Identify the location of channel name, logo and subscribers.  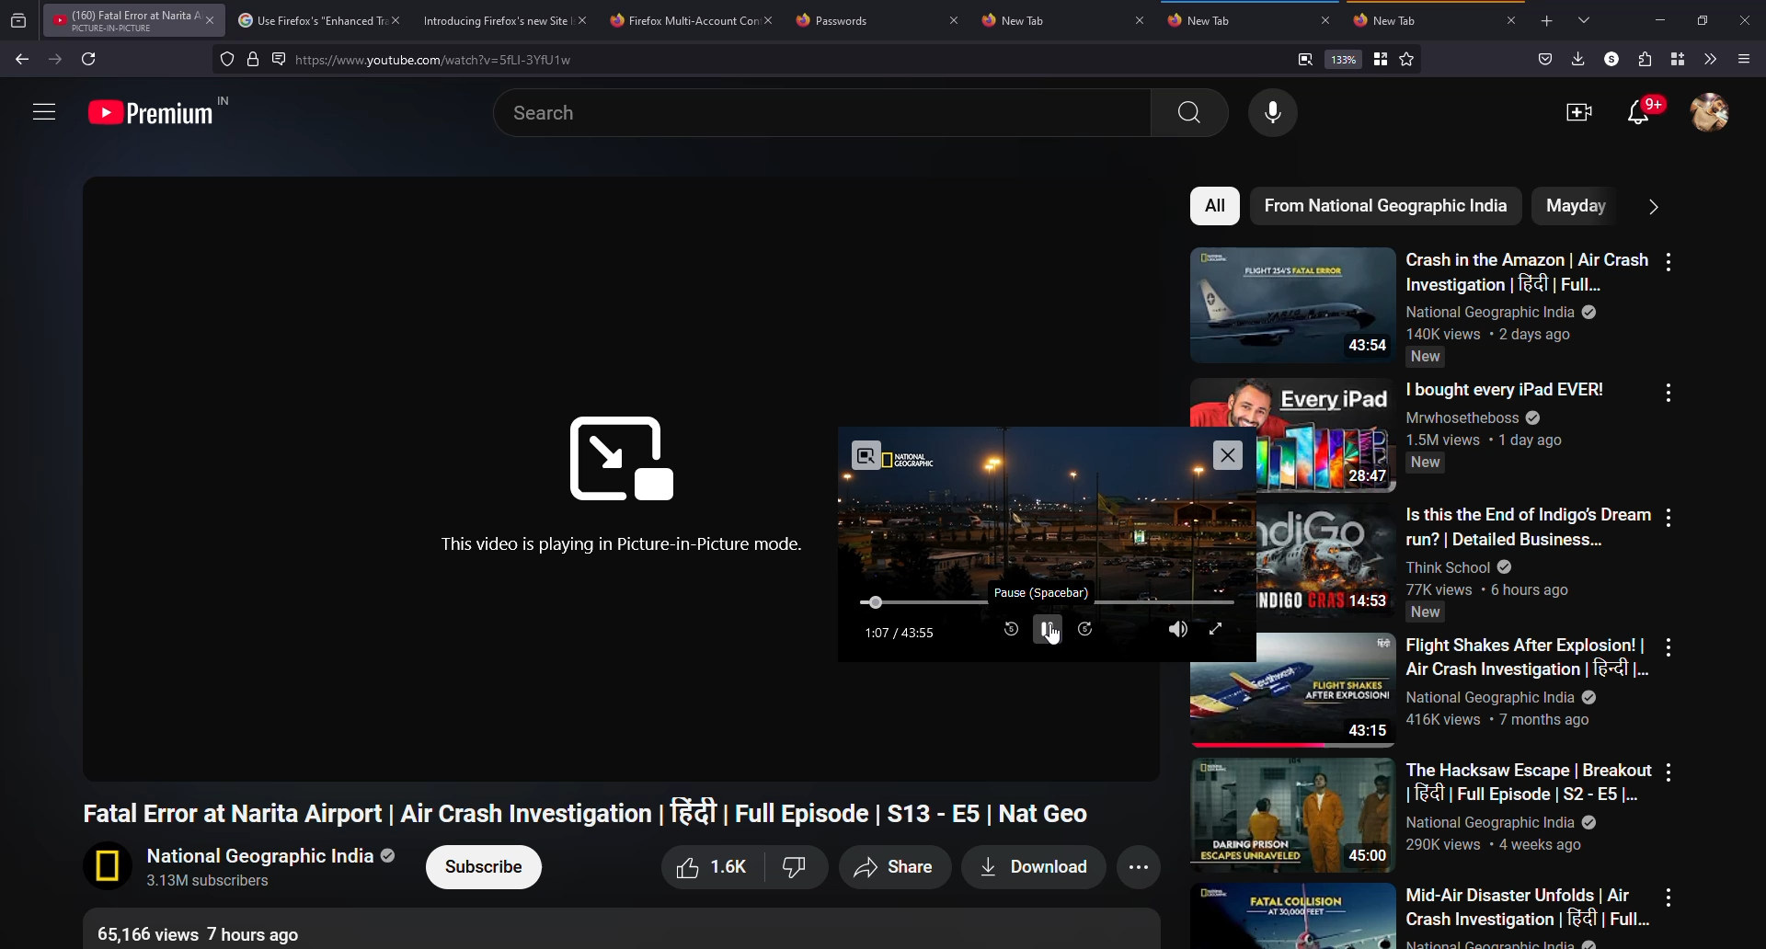
(243, 868).